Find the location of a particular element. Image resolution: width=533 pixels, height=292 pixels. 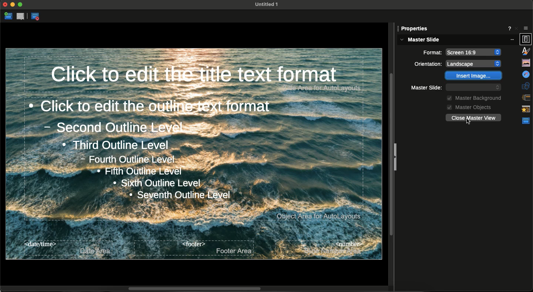

date/time  is located at coordinates (66, 248).